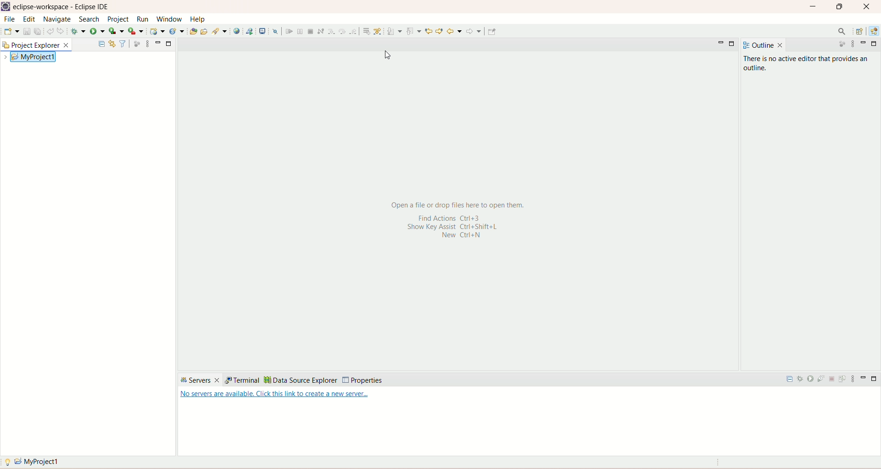  I want to click on data source explorer, so click(301, 380).